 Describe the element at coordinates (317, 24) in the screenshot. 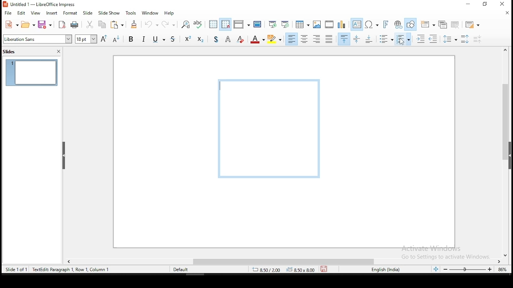

I see `insert image` at that location.